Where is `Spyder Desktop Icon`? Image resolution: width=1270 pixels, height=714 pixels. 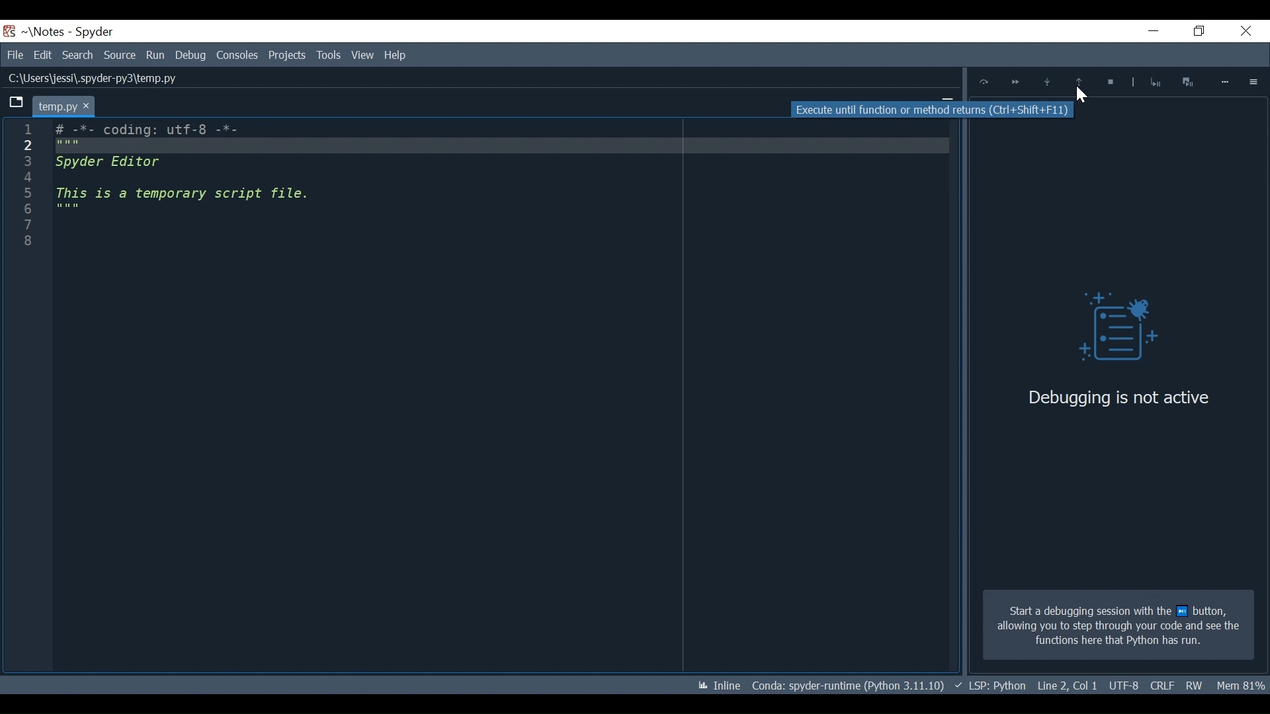
Spyder Desktop Icon is located at coordinates (9, 31).